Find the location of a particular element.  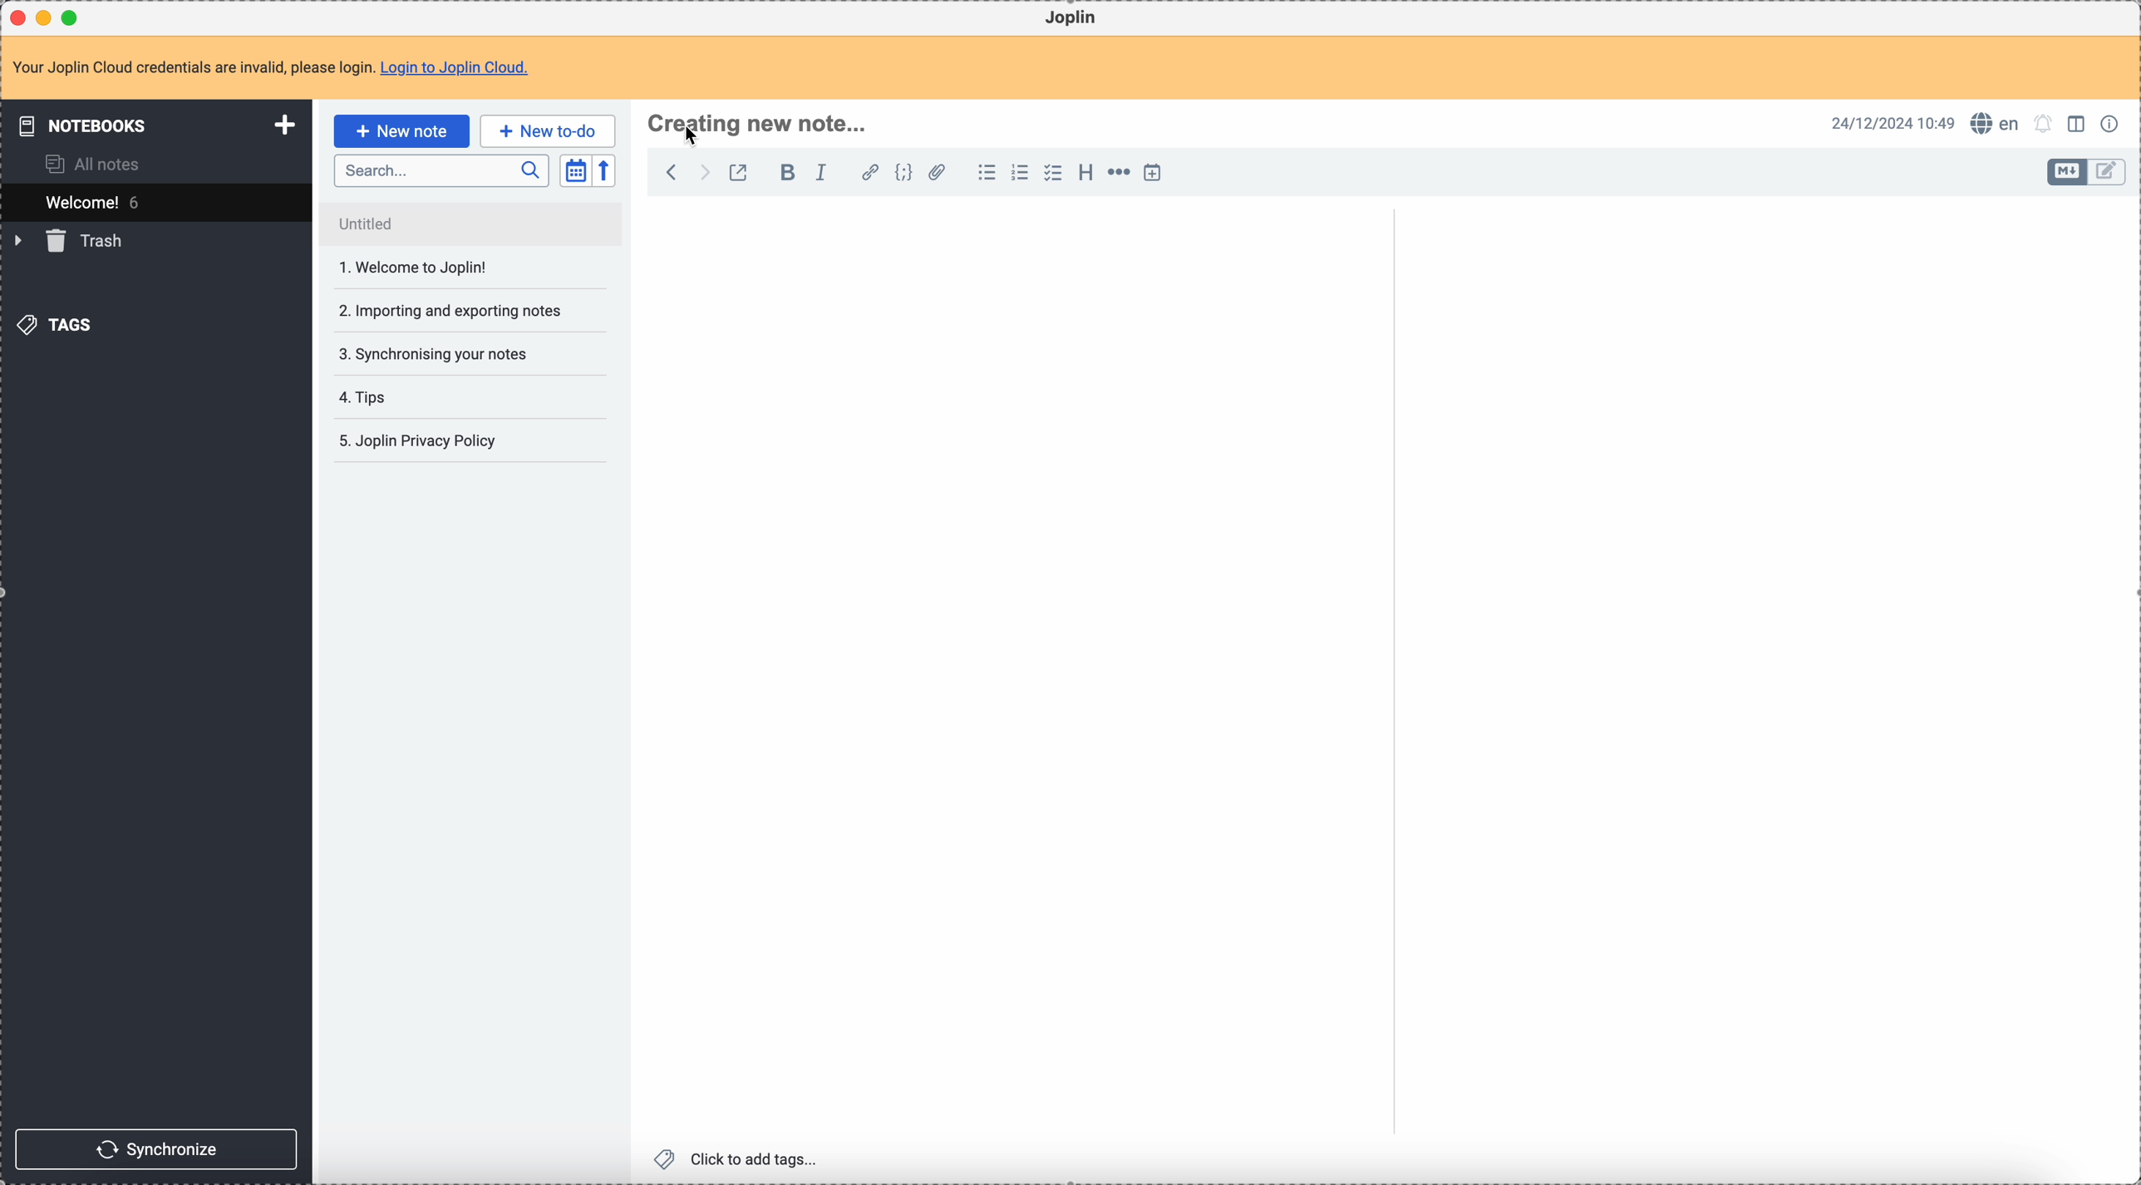

importing and exporting notes is located at coordinates (450, 310).